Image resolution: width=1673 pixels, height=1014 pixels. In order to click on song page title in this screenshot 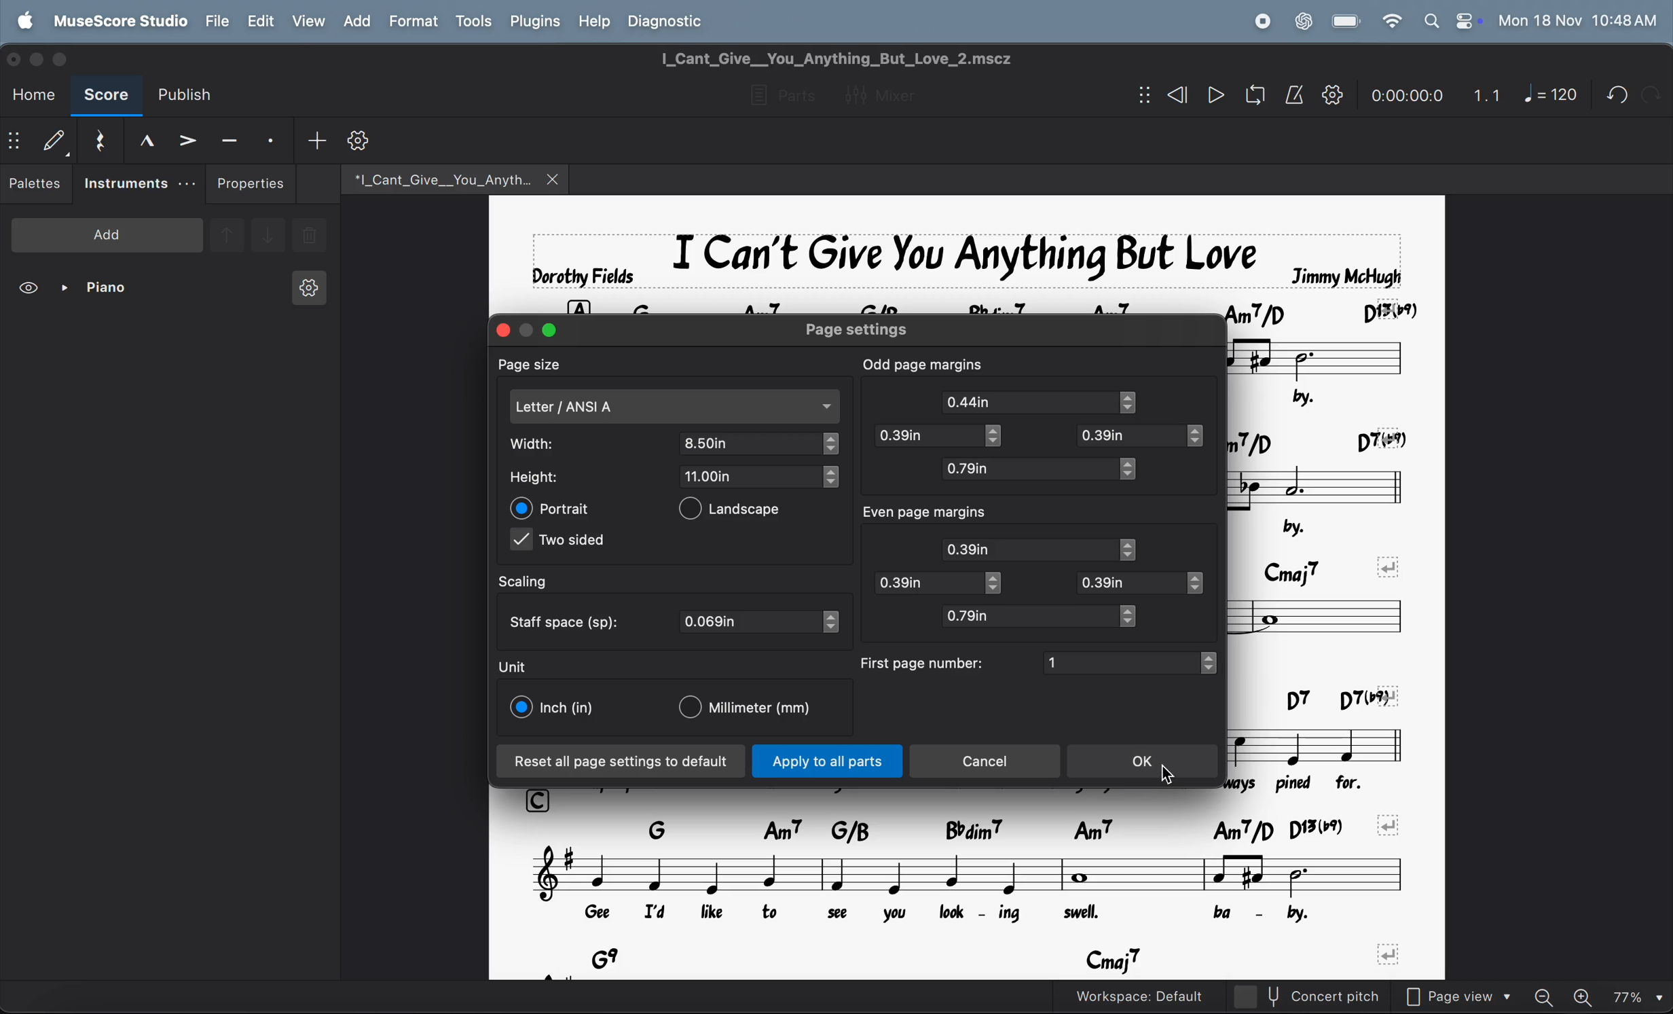, I will do `click(861, 58)`.